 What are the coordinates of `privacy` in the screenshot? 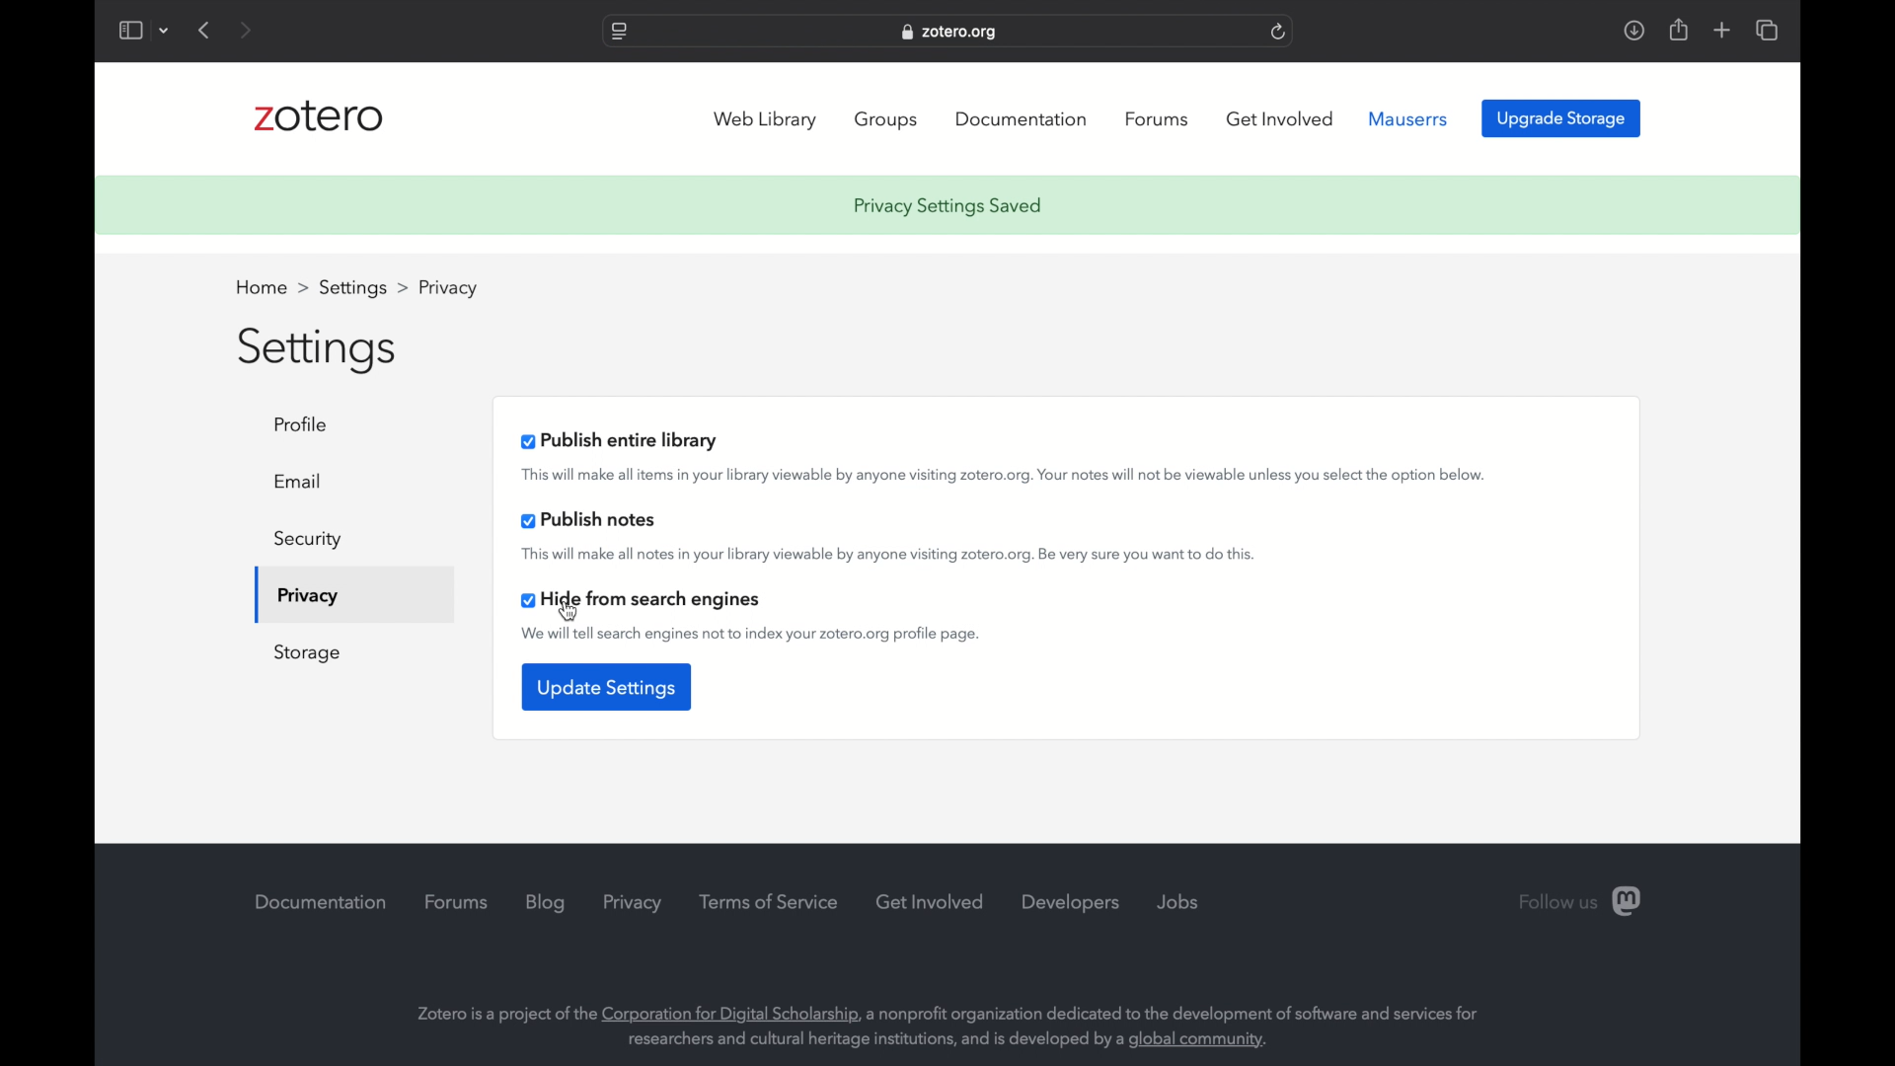 It's located at (308, 596).